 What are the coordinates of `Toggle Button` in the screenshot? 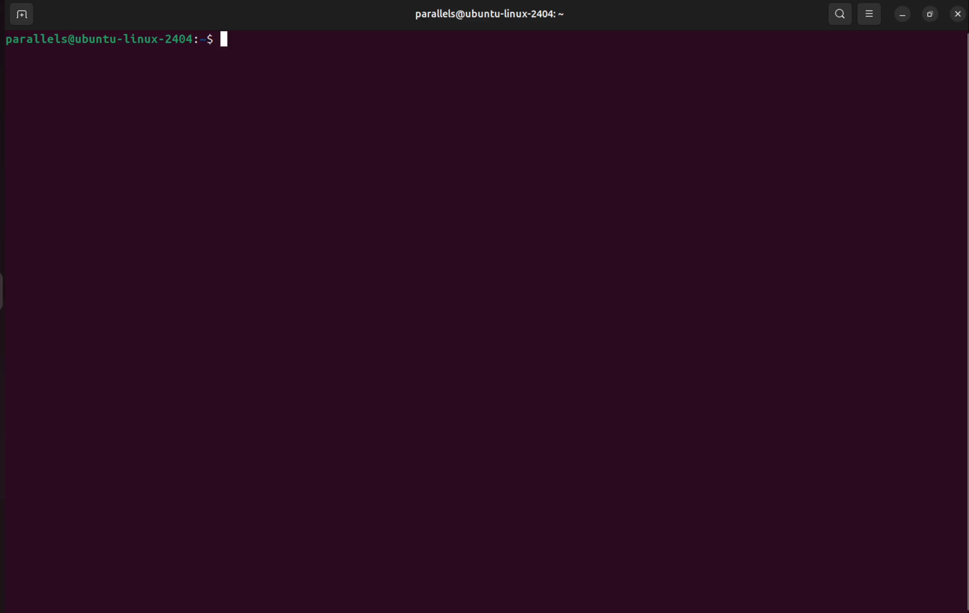 It's located at (9, 291).